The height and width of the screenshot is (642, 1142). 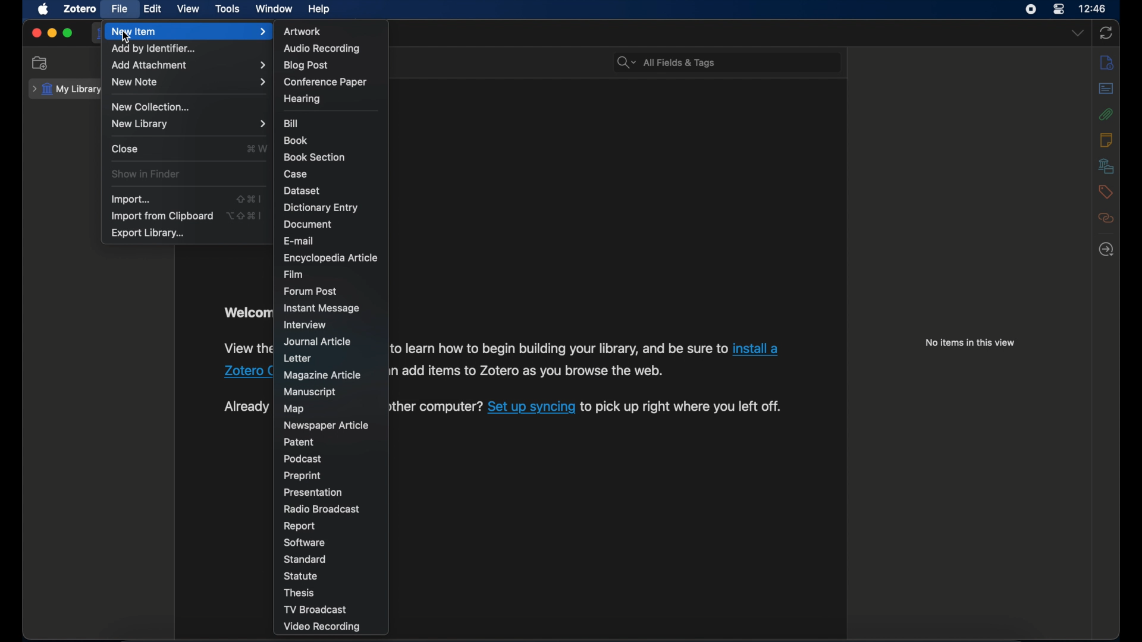 What do you see at coordinates (325, 82) in the screenshot?
I see `conference paper` at bounding box center [325, 82].